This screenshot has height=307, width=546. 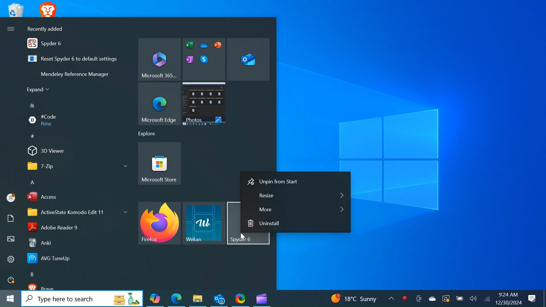 I want to click on &, so click(x=34, y=106).